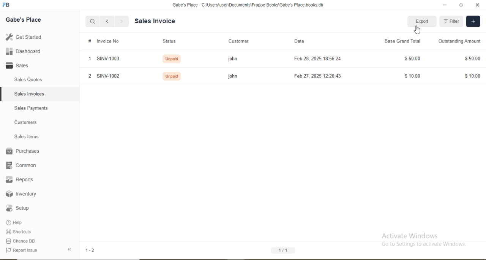  Describe the element at coordinates (171, 59) in the screenshot. I see `Unpaid` at that location.